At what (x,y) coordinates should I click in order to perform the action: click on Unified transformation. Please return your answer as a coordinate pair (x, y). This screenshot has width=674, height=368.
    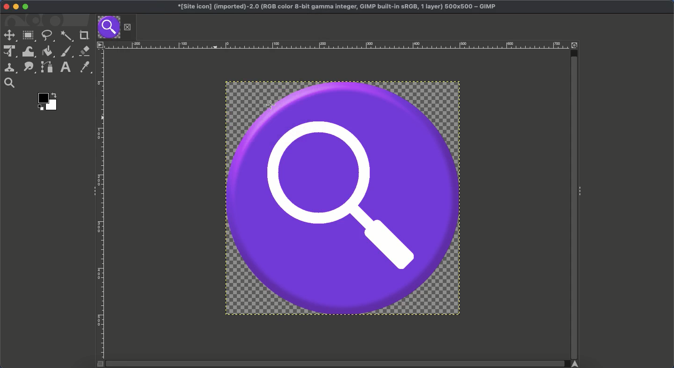
    Looking at the image, I should click on (8, 52).